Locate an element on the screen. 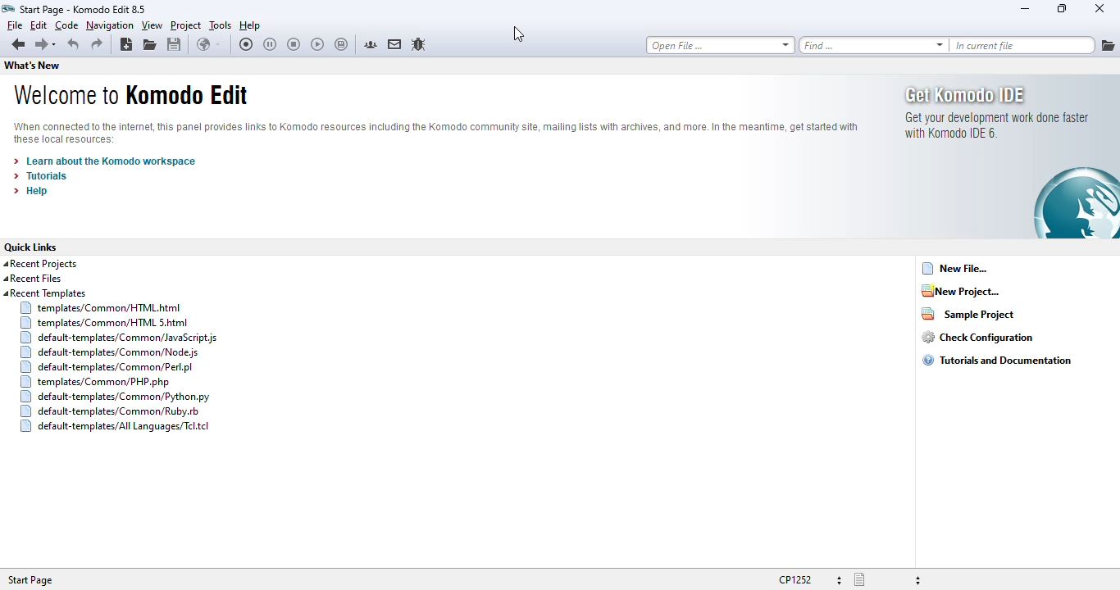 The width and height of the screenshot is (1120, 590). open file is located at coordinates (150, 44).